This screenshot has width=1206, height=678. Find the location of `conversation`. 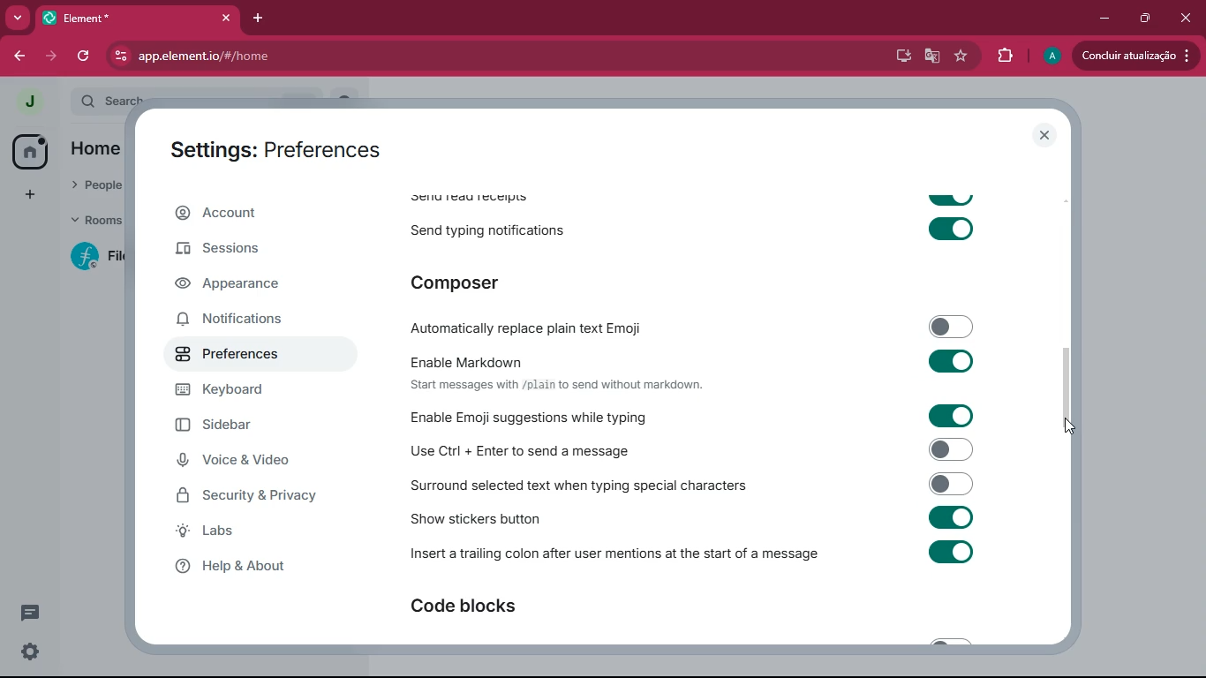

conversation is located at coordinates (34, 612).